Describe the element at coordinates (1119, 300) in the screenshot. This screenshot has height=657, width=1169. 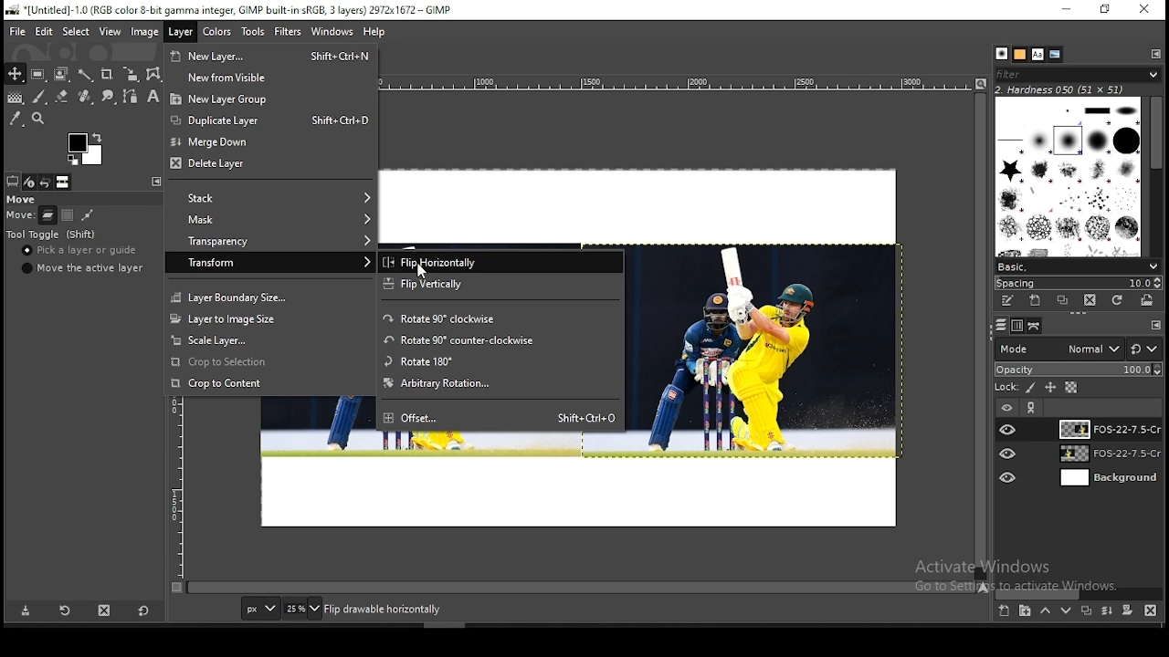
I see `refresh brushes` at that location.